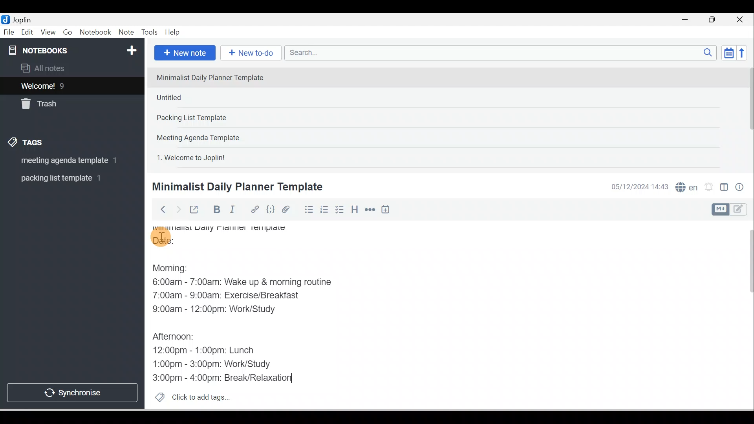  Describe the element at coordinates (237, 378) in the screenshot. I see `3:00pm - 4:00pm: Break/Relaxation` at that location.